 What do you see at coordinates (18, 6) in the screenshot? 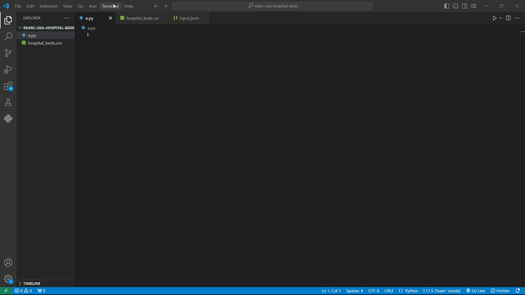
I see `file menu` at bounding box center [18, 6].